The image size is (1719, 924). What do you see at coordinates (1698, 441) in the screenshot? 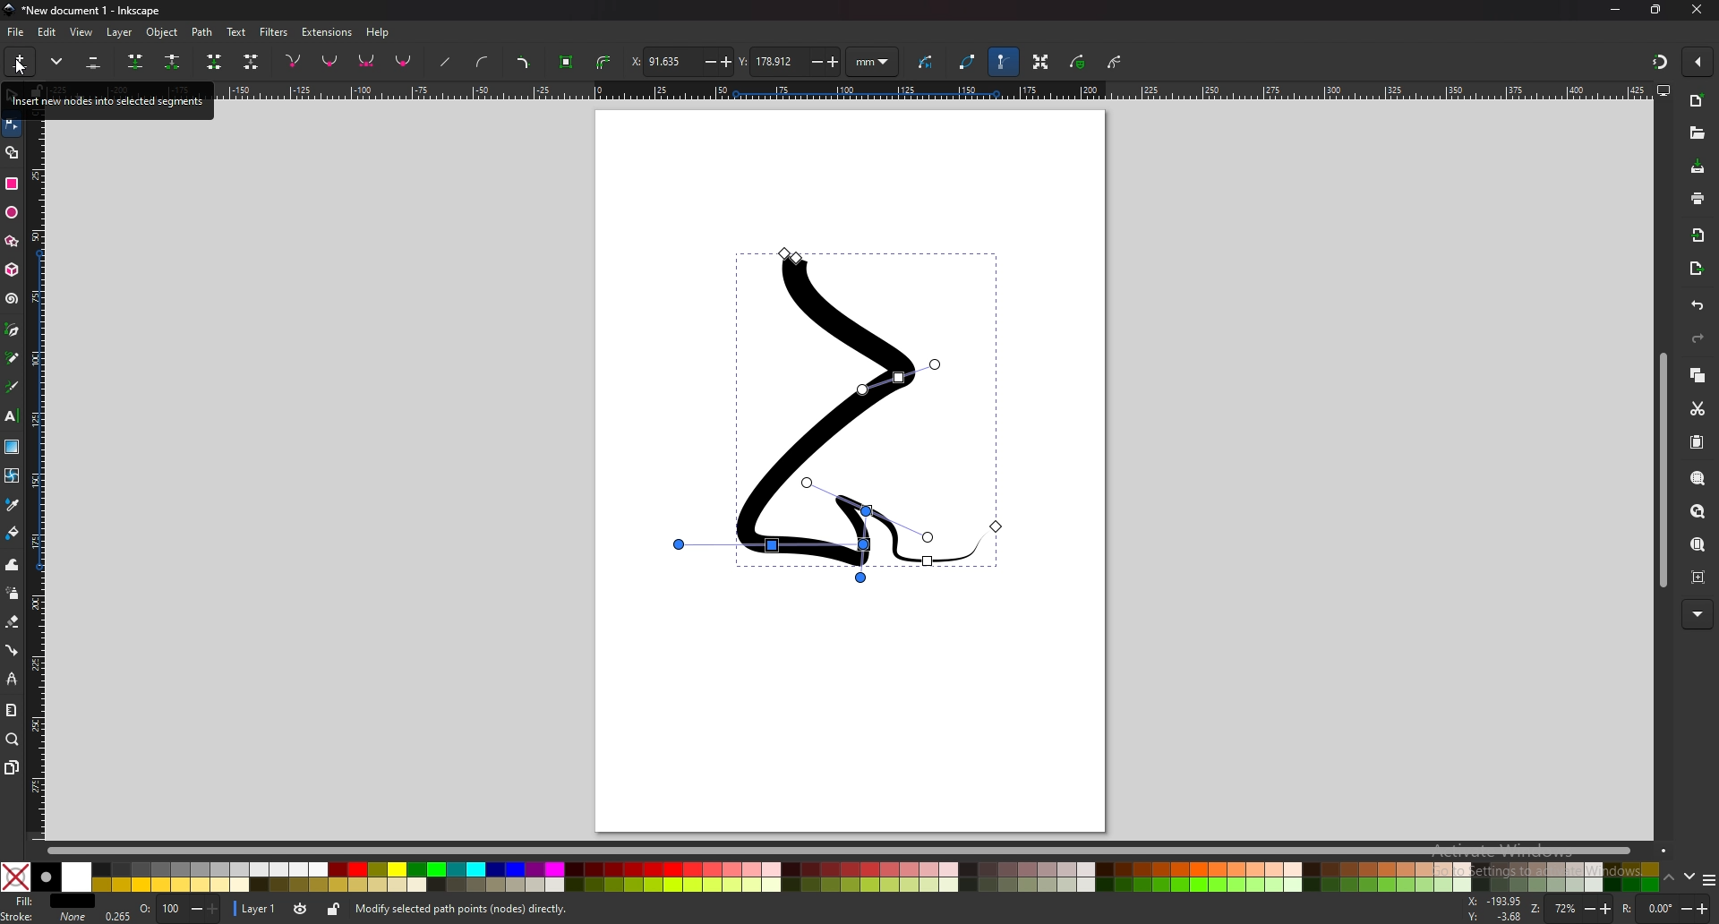
I see `paste` at bounding box center [1698, 441].